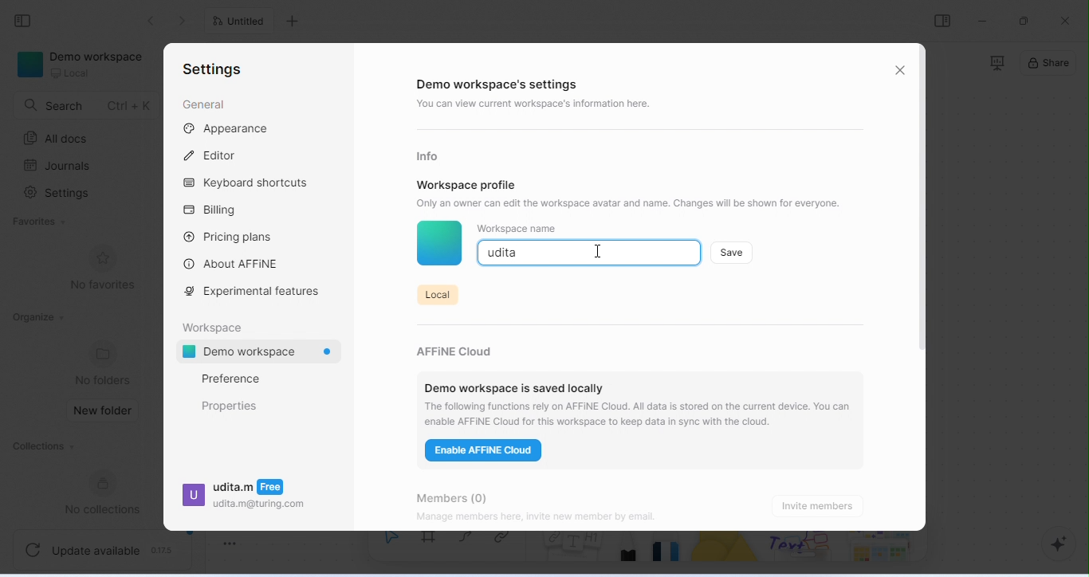  Describe the element at coordinates (879, 548) in the screenshot. I see `arrows and more` at that location.